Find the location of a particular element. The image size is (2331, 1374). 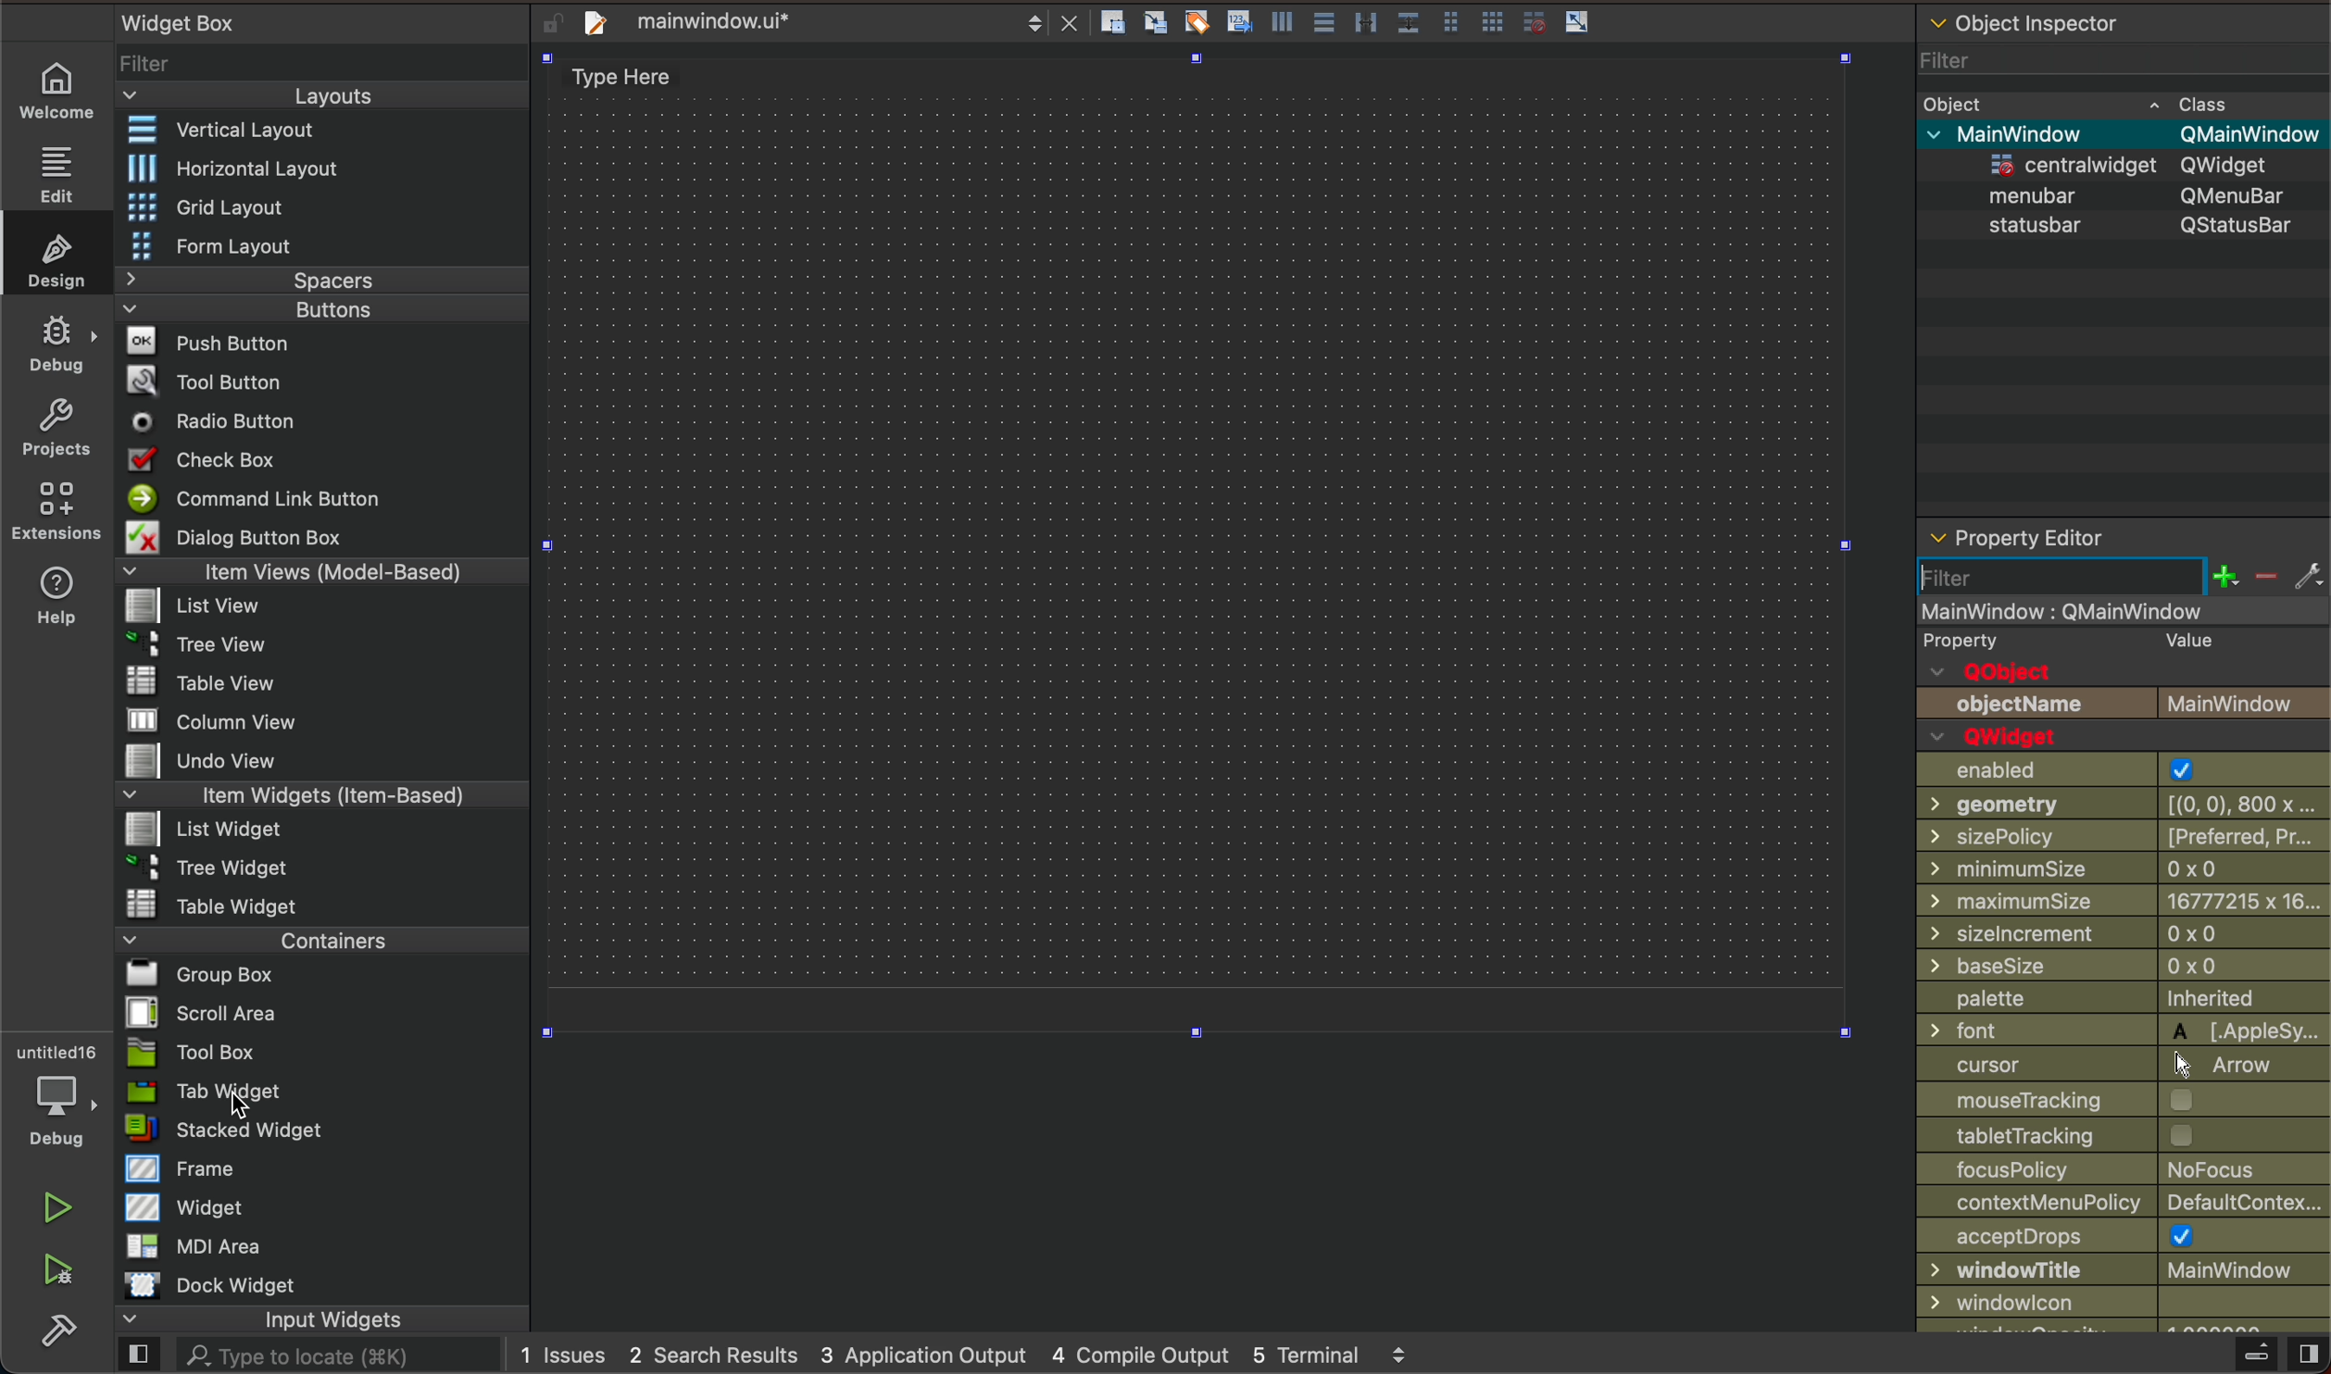

Containers is located at coordinates (317, 937).